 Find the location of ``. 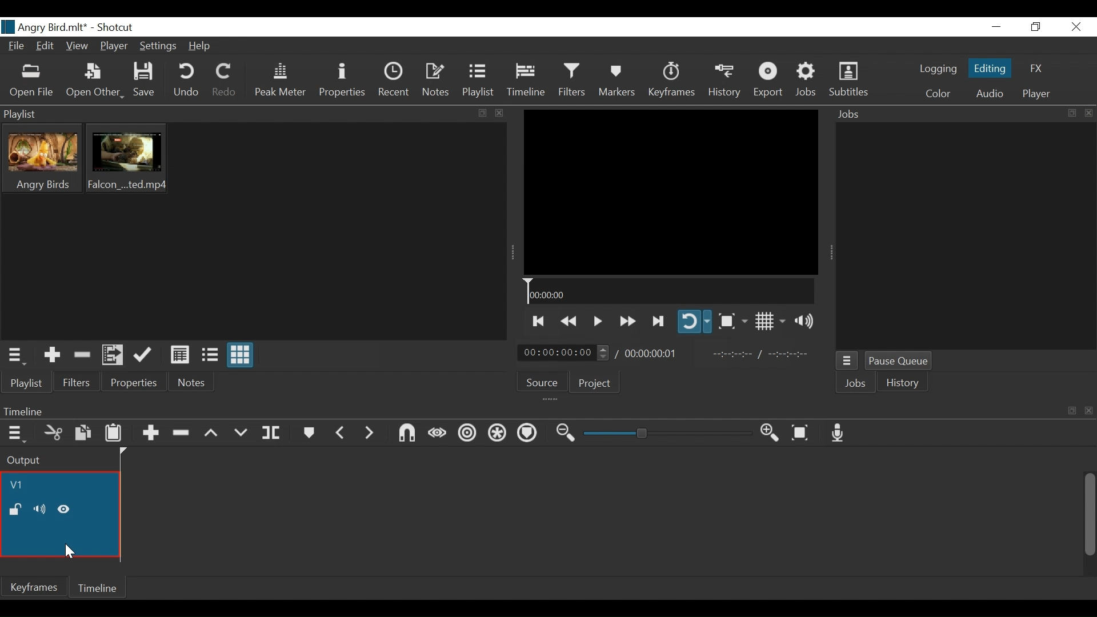

 is located at coordinates (478, 81).